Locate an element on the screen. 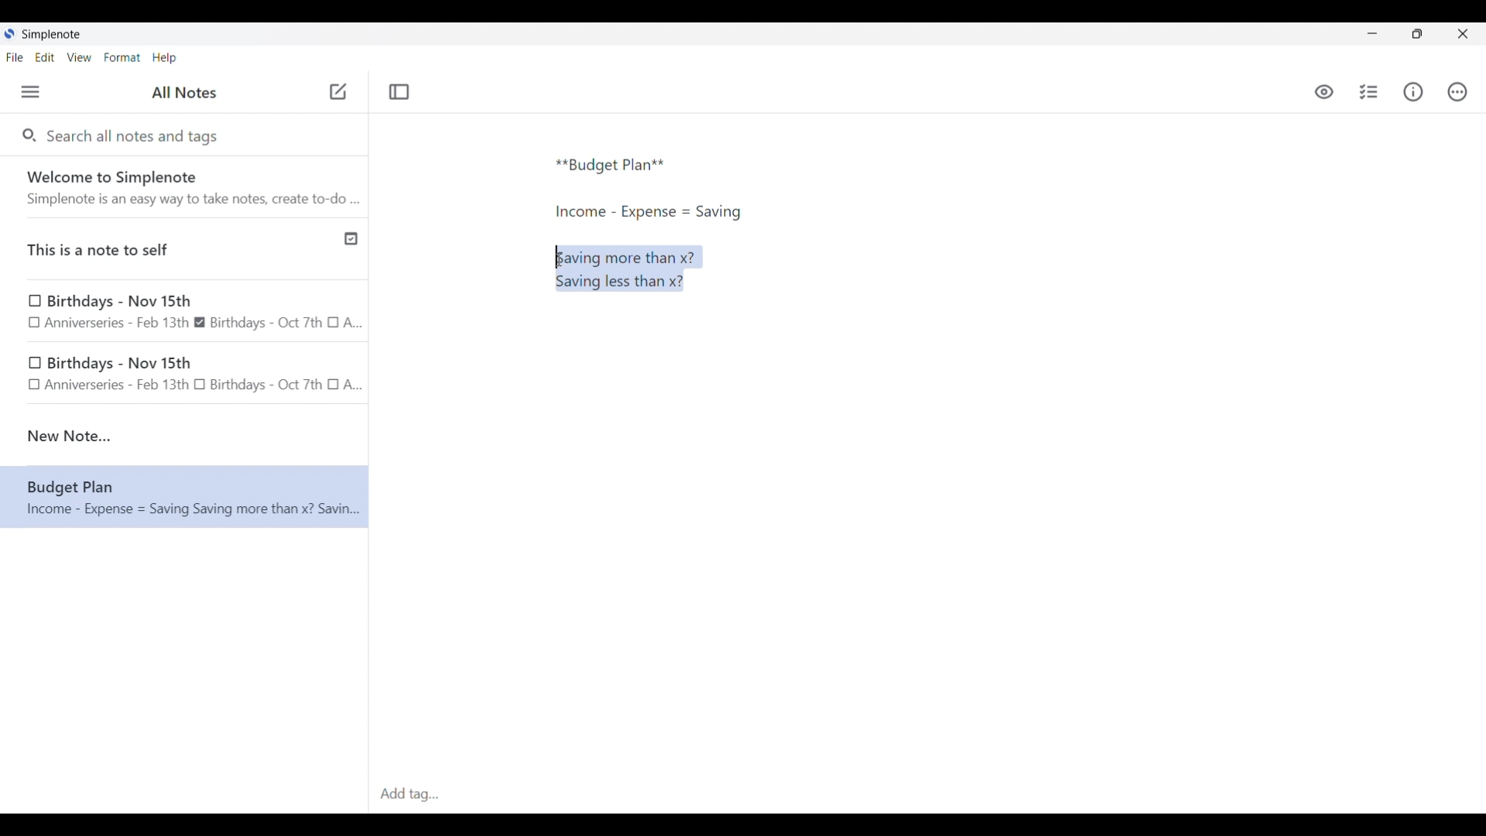 The width and height of the screenshot is (1486, 836). Close interface is located at coordinates (1463, 33).